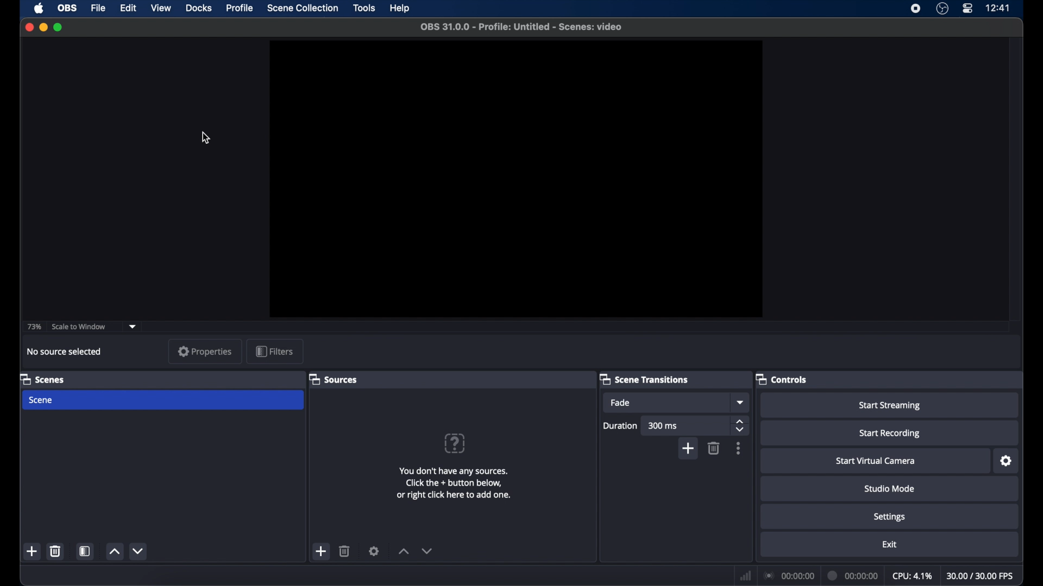 The height and width of the screenshot is (586, 1043). What do you see at coordinates (783, 379) in the screenshot?
I see `controls` at bounding box center [783, 379].